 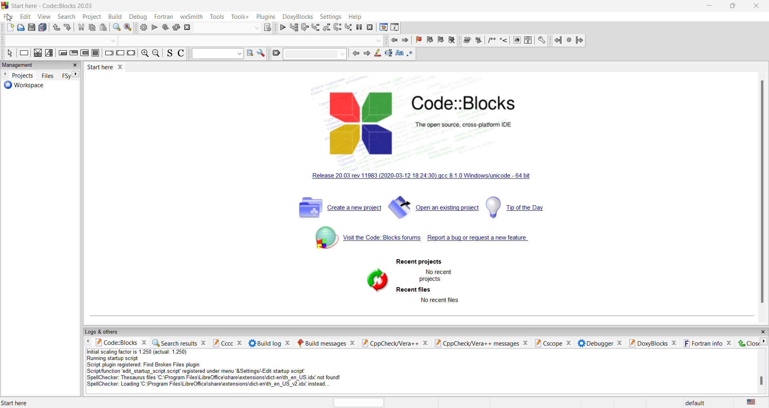 What do you see at coordinates (432, 178) in the screenshot?
I see `new release` at bounding box center [432, 178].